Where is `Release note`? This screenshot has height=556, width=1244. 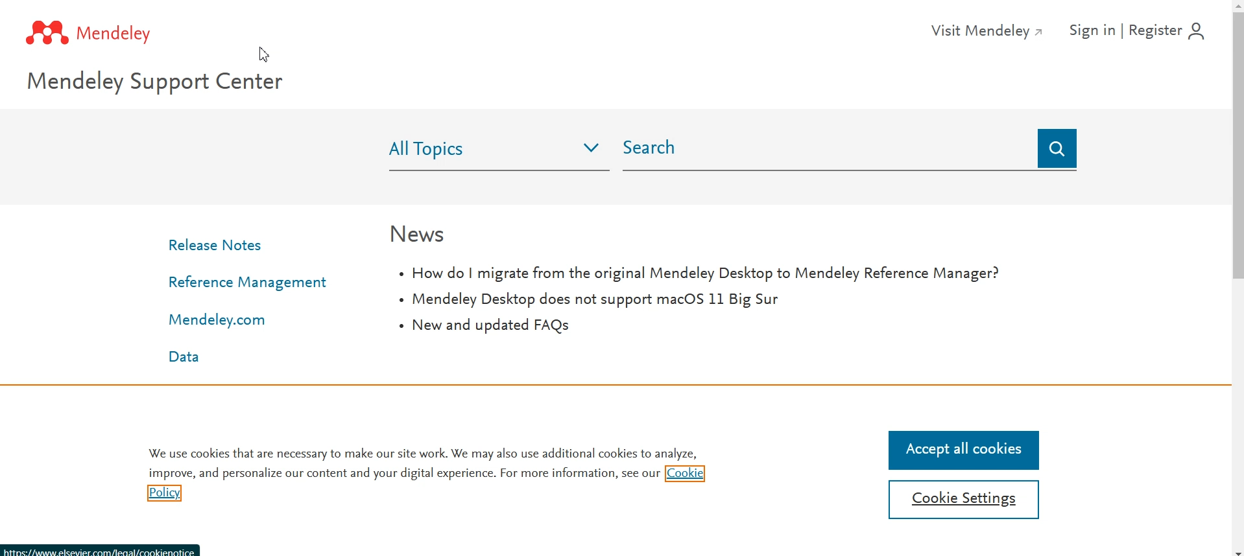
Release note is located at coordinates (218, 247).